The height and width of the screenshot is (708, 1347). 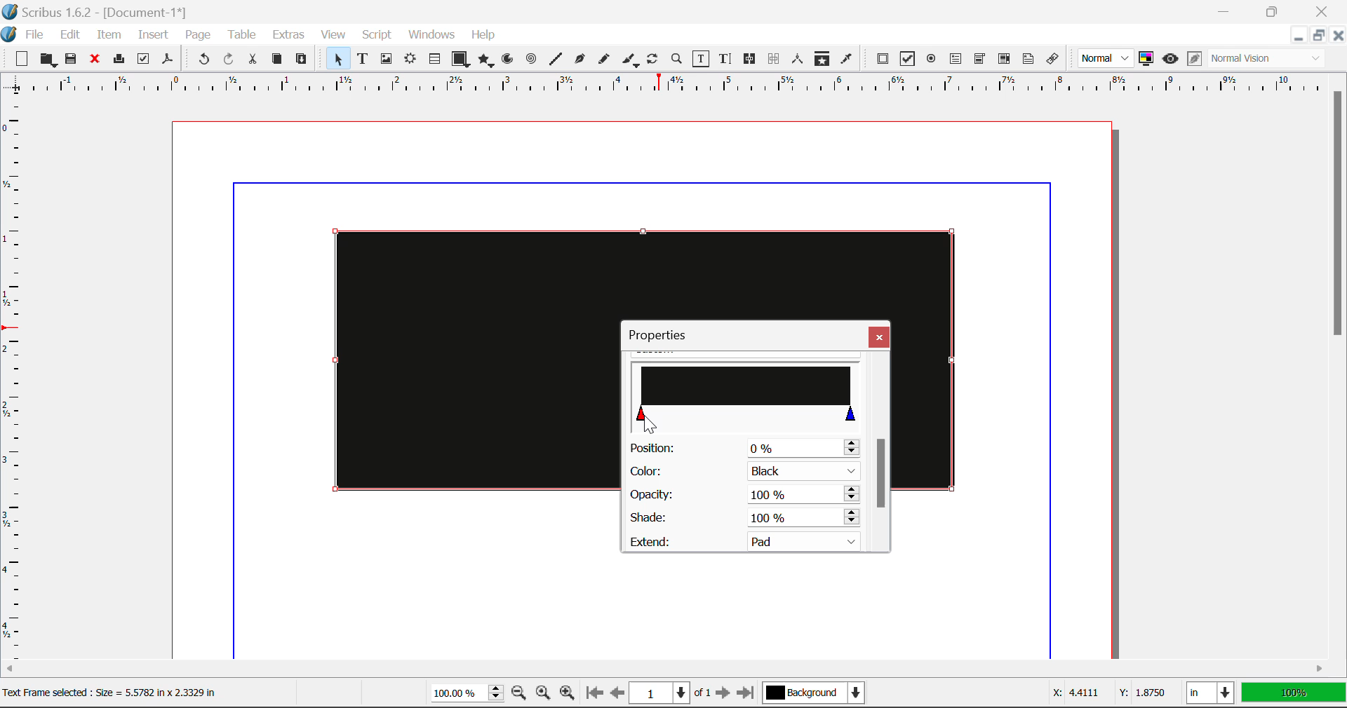 What do you see at coordinates (742, 518) in the screenshot?
I see `Shade` at bounding box center [742, 518].